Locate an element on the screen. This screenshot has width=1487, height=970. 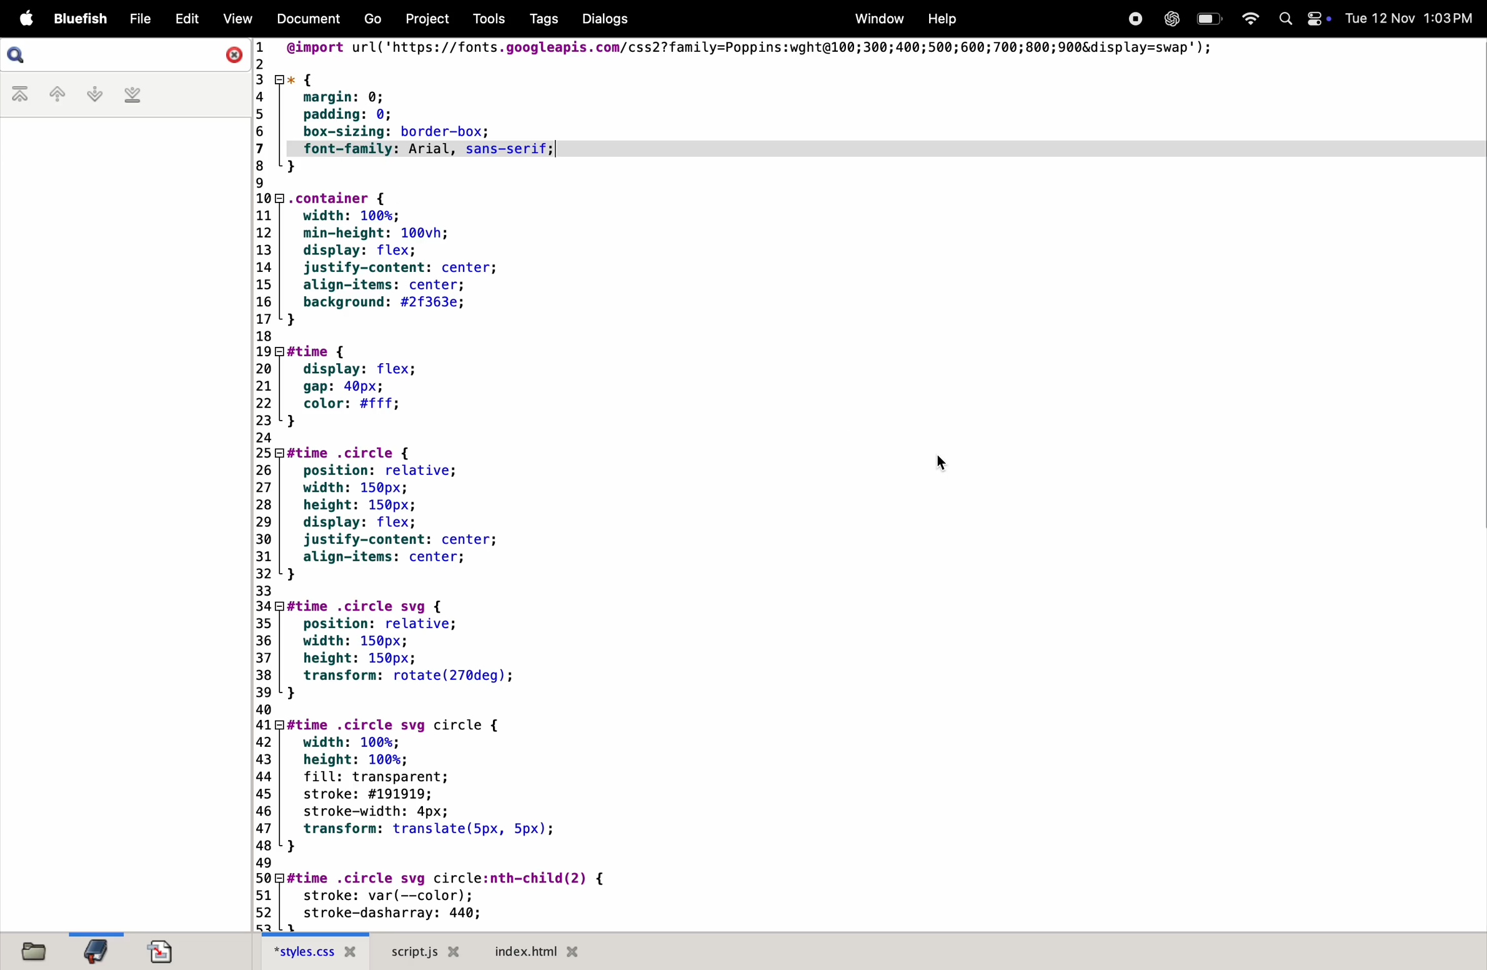
Control Centre is located at coordinates (1315, 19).